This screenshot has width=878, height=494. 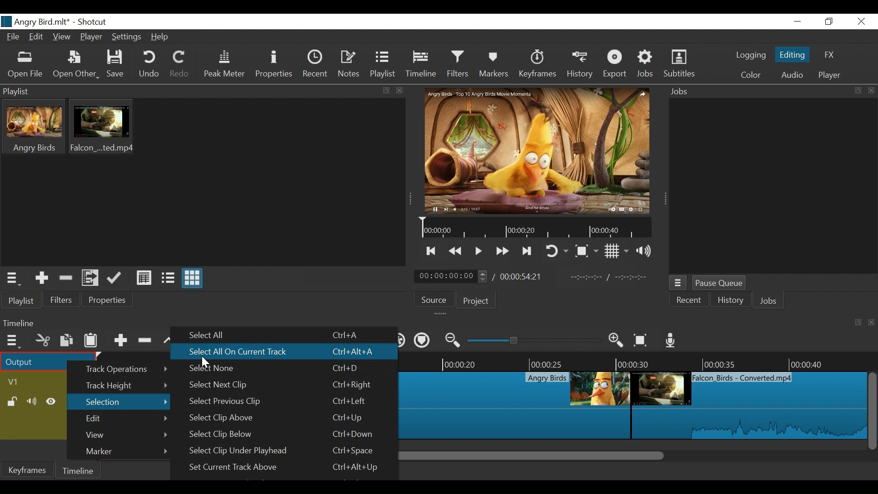 I want to click on Select None, so click(x=290, y=368).